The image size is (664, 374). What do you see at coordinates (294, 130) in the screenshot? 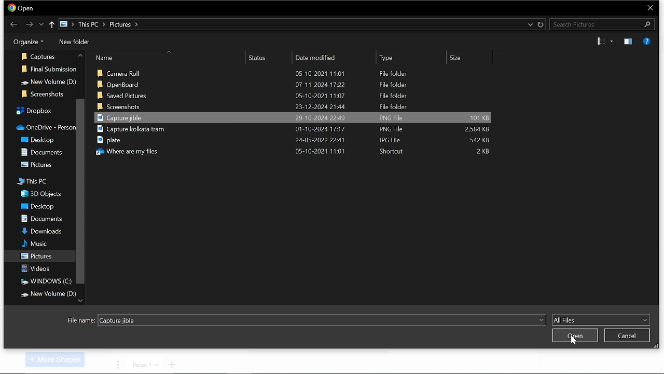
I see `files` at bounding box center [294, 130].